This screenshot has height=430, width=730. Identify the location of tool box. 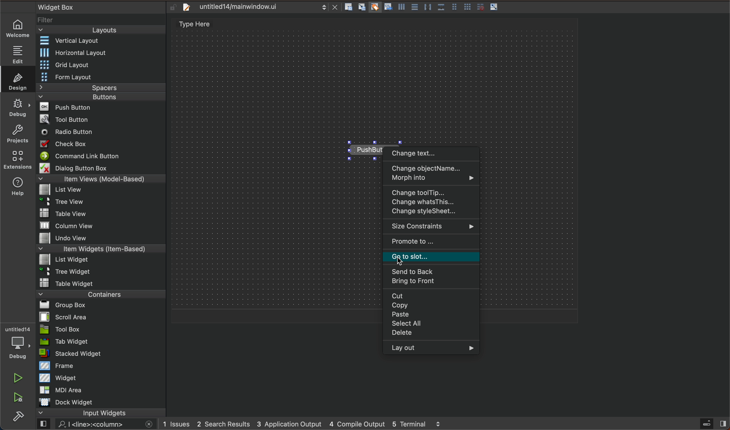
(103, 329).